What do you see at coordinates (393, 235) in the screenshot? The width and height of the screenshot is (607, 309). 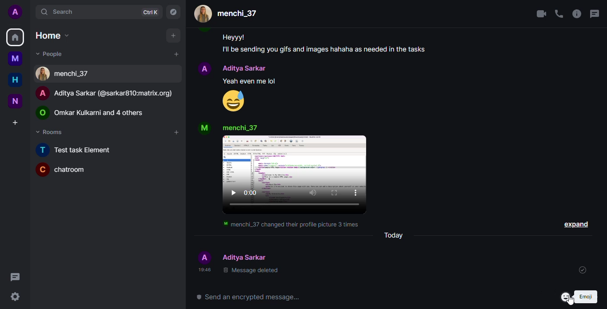 I see `today` at bounding box center [393, 235].